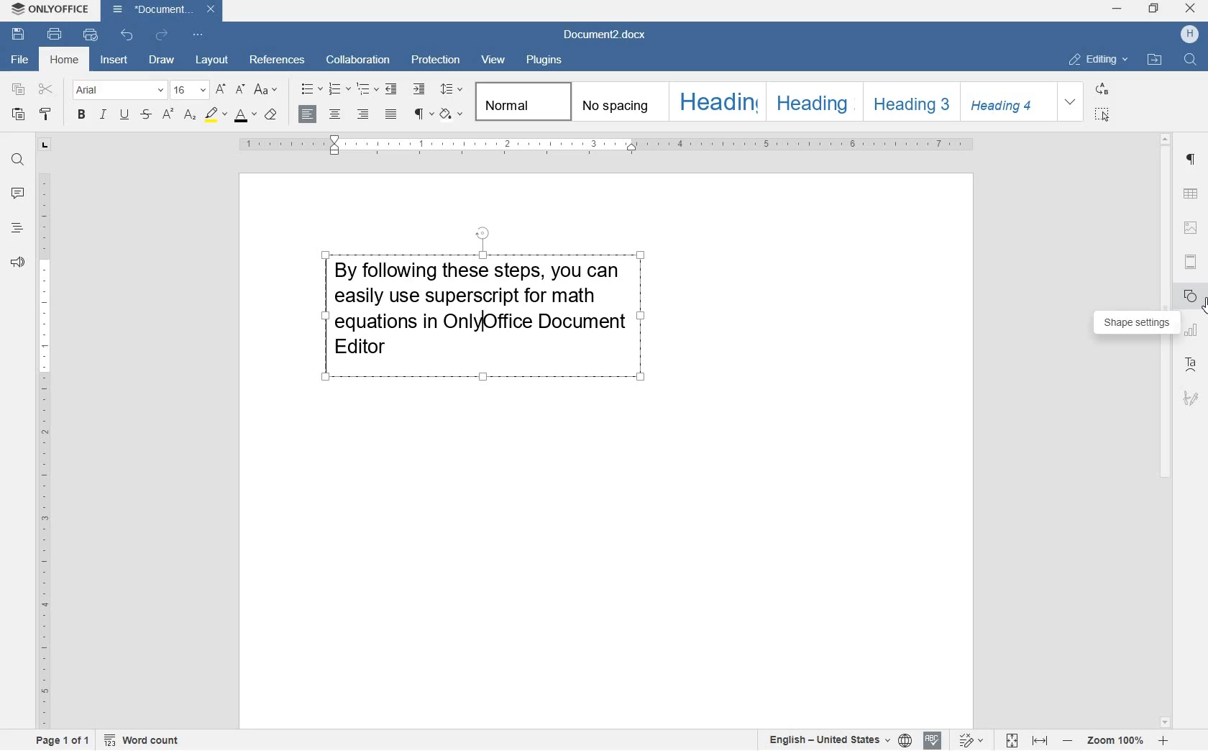 This screenshot has height=751, width=1208. Describe the element at coordinates (521, 101) in the screenshot. I see `Normal` at that location.